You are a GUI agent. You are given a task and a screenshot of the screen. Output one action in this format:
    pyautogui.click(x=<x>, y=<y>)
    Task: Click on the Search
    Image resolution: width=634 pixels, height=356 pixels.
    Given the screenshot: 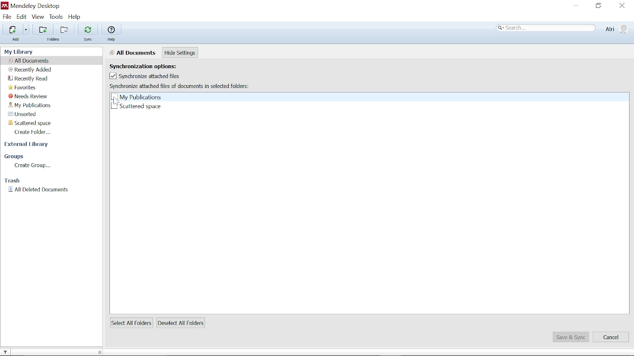 What is the action you would take?
    pyautogui.click(x=546, y=28)
    